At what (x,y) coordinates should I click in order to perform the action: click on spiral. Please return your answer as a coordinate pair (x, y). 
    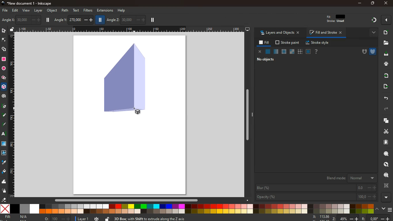
    Looking at the image, I should click on (4, 97).